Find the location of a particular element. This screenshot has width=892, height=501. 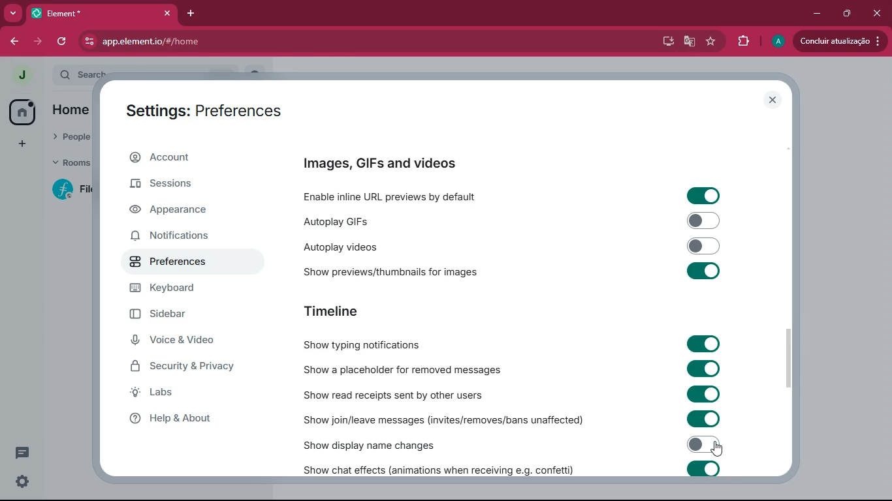

google translate is located at coordinates (688, 42).